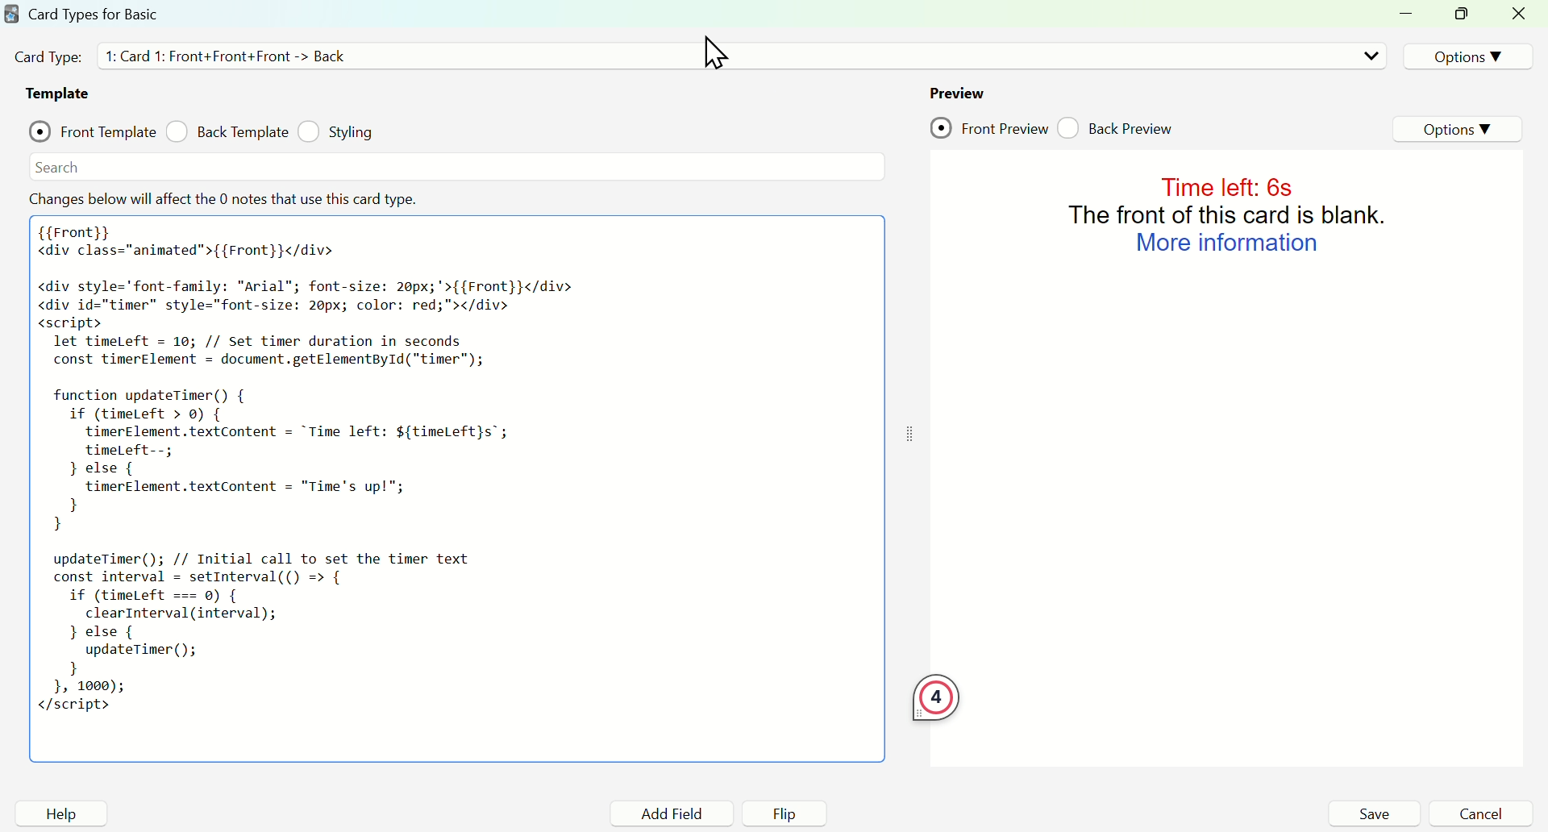  I want to click on resize, so click(1465, 15).